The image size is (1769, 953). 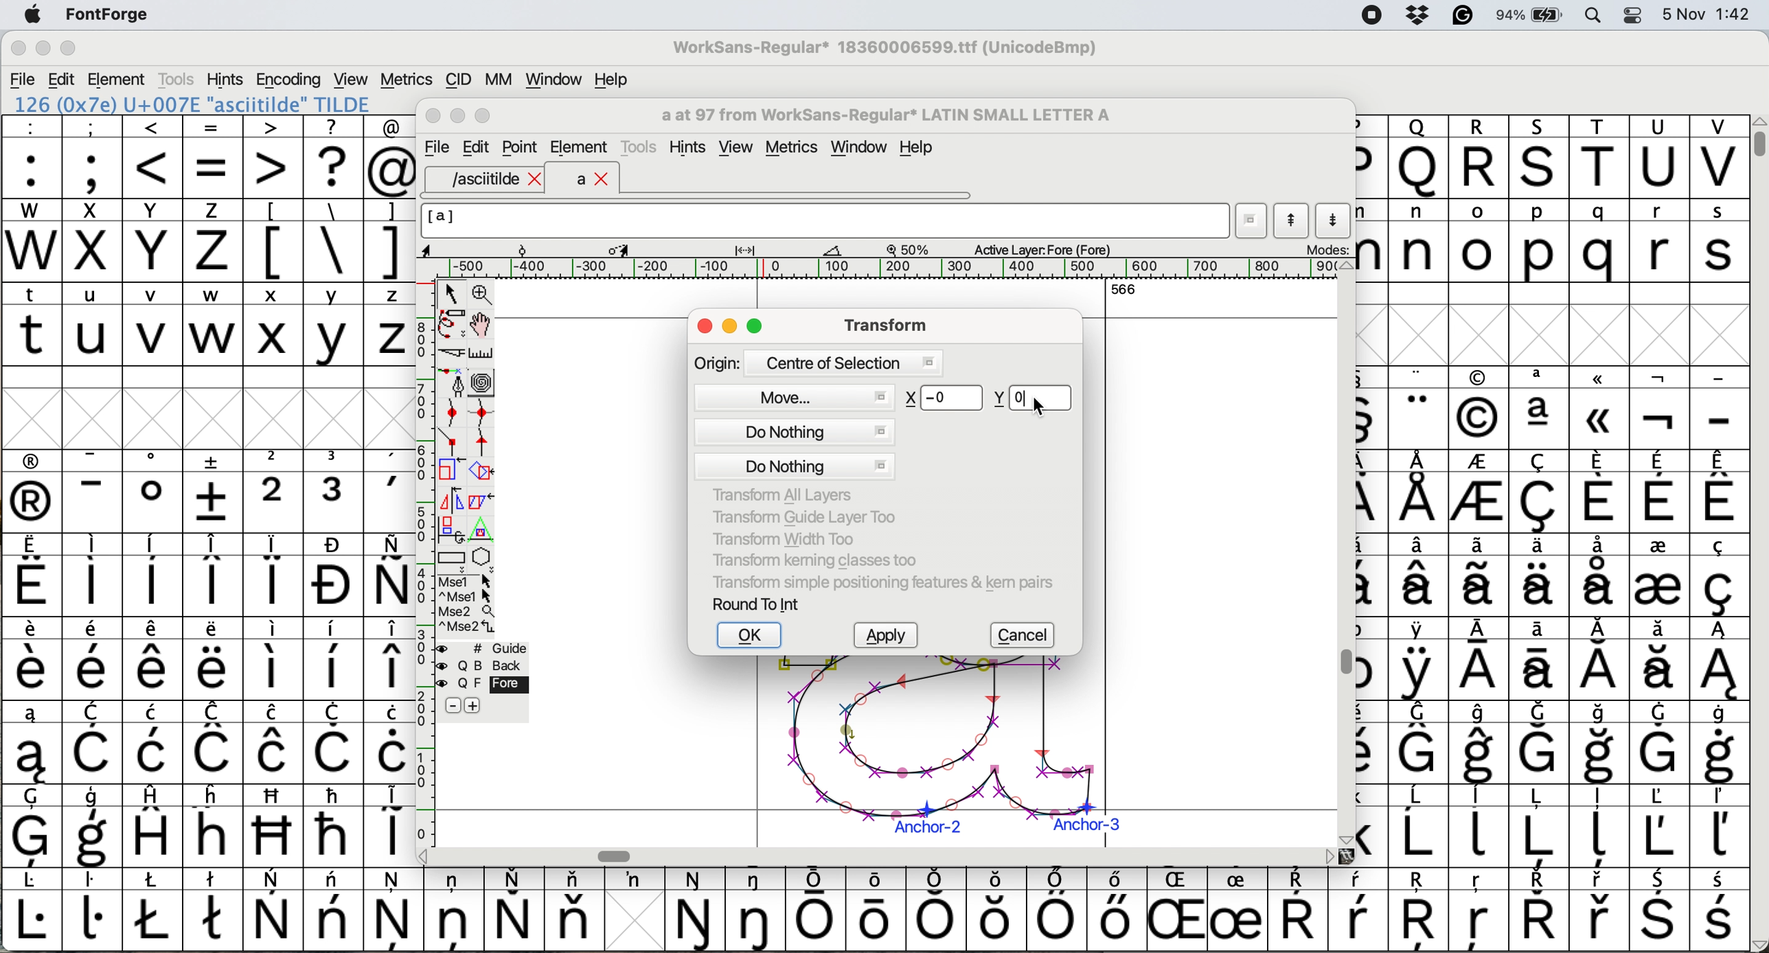 What do you see at coordinates (880, 585) in the screenshot?
I see `transform simple positioning features and kern pairs` at bounding box center [880, 585].